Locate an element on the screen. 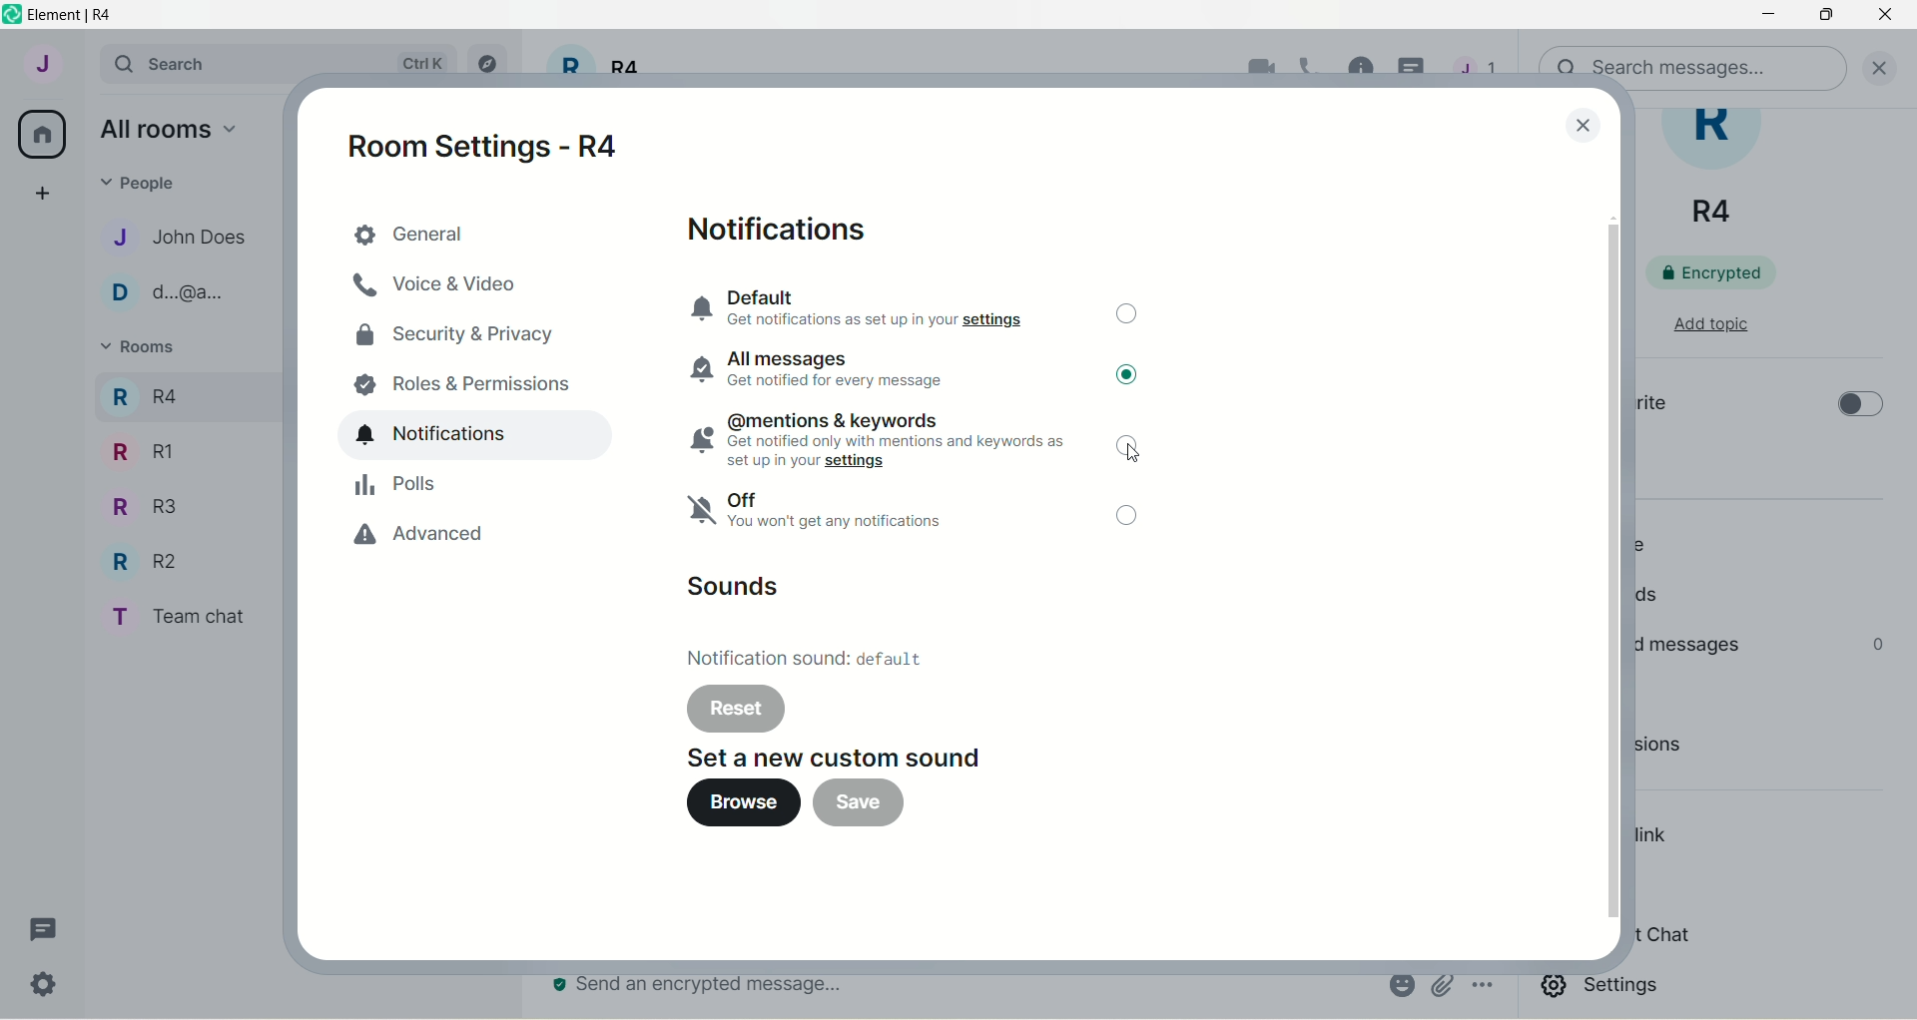 This screenshot has width=1917, height=1020. Ctrl K is located at coordinates (418, 64).